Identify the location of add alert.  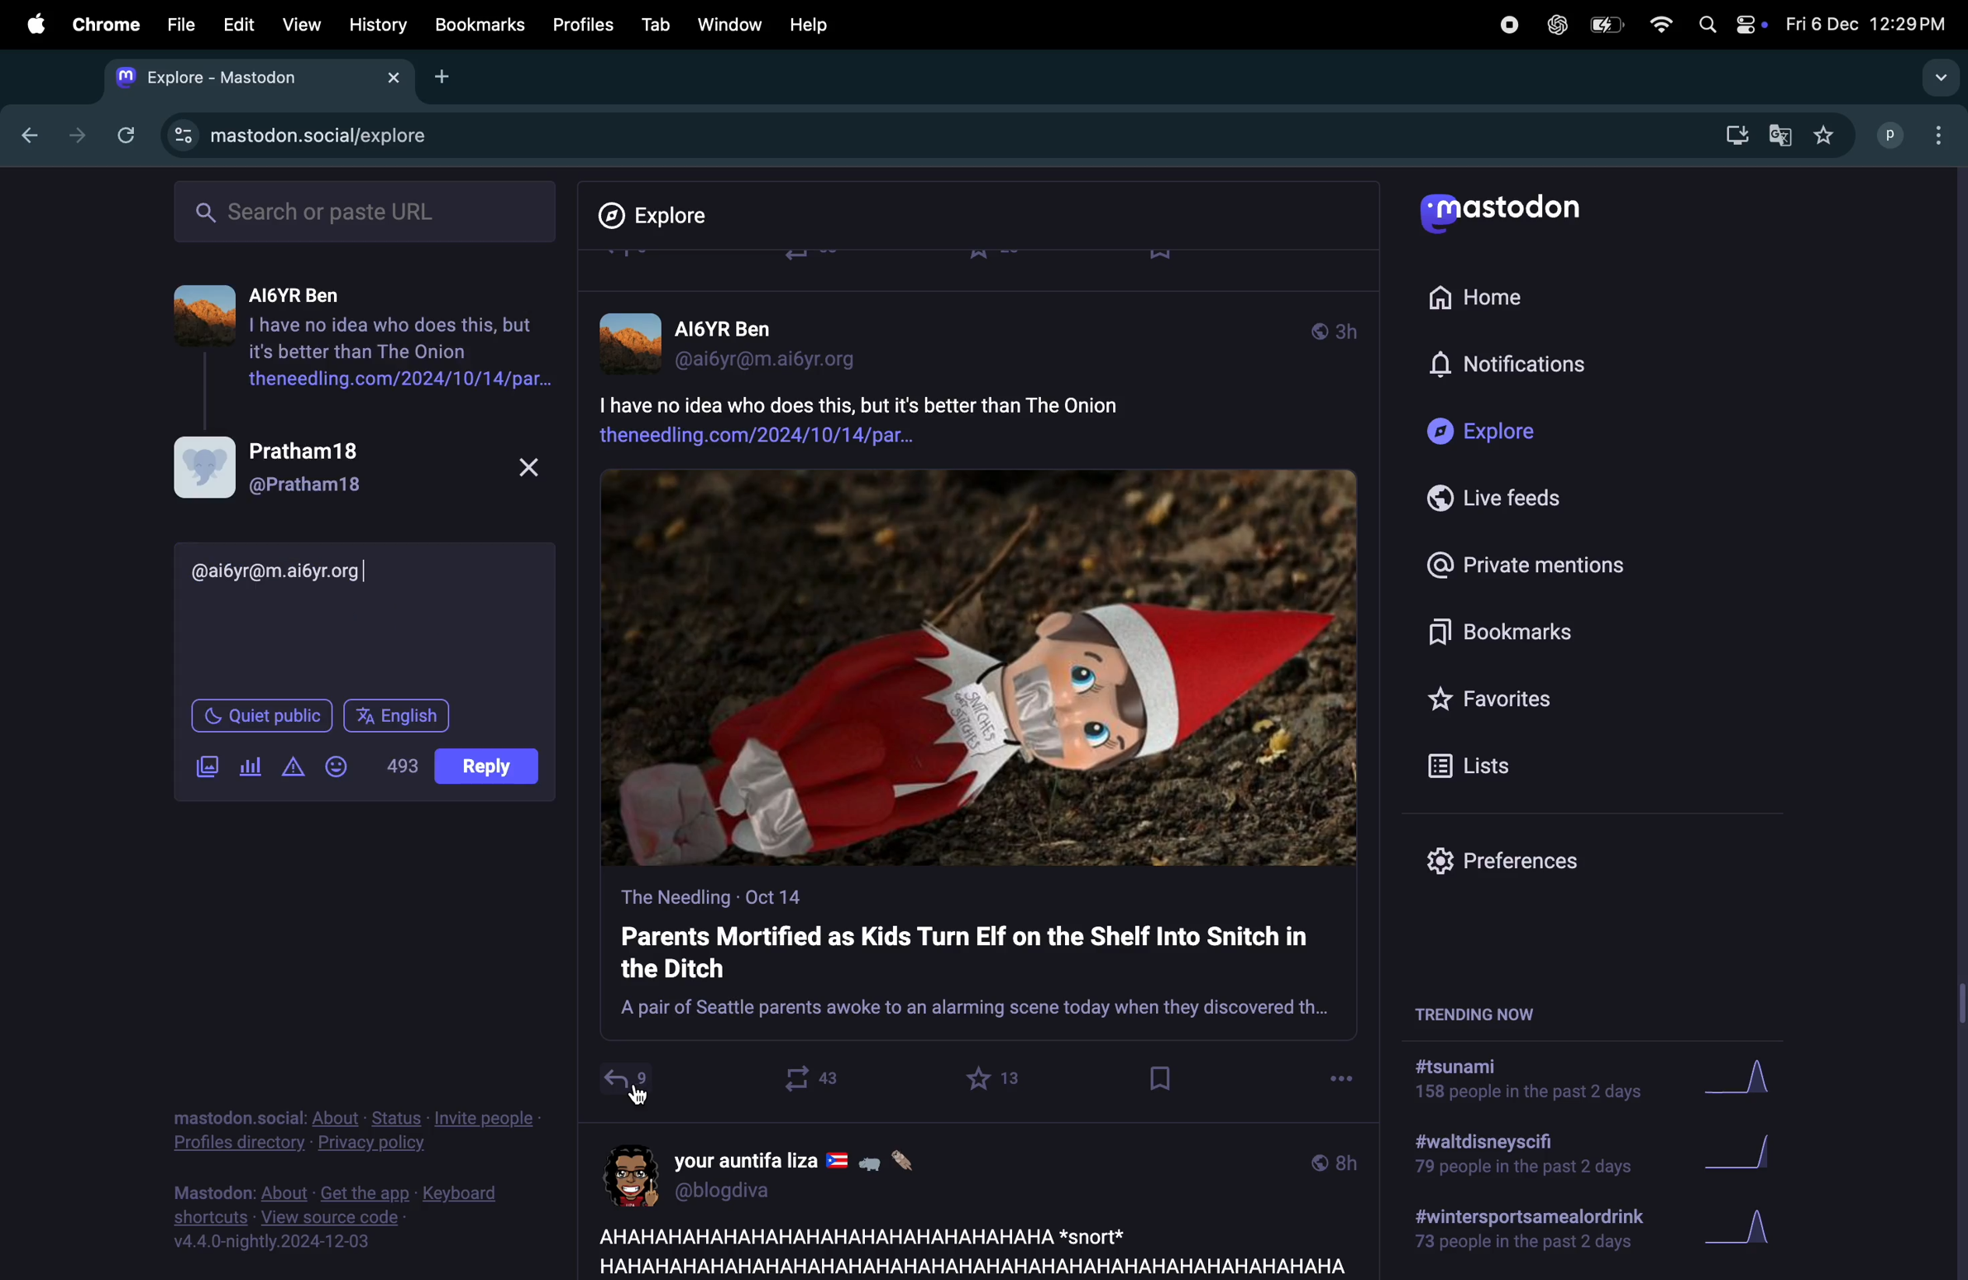
(296, 768).